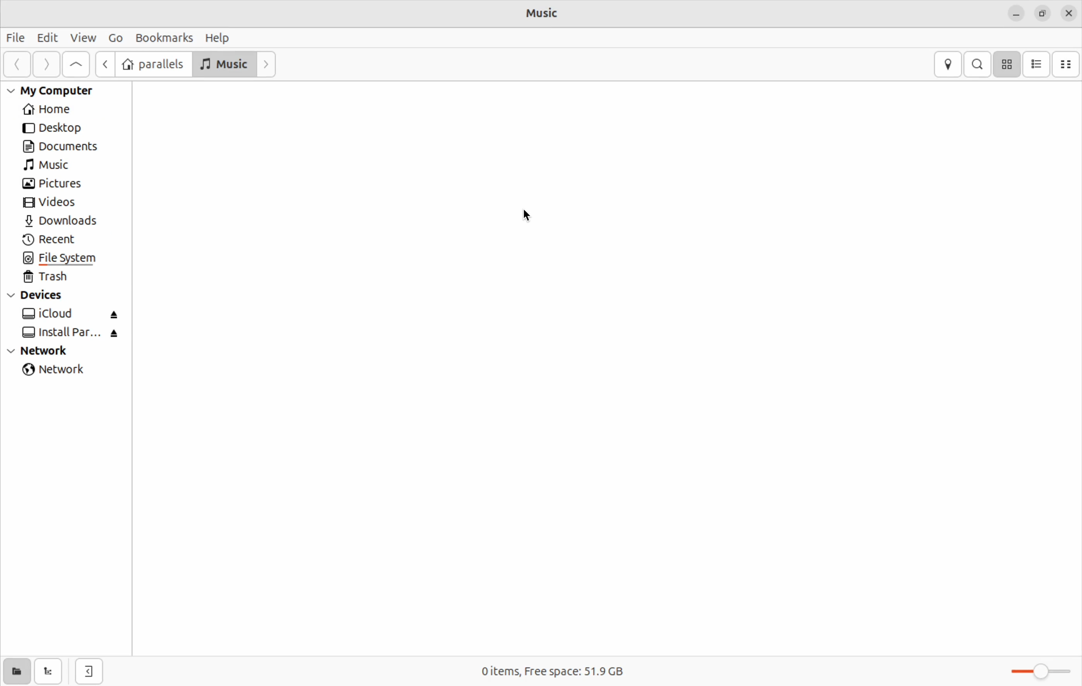 The height and width of the screenshot is (686, 1082). What do you see at coordinates (977, 65) in the screenshot?
I see `search` at bounding box center [977, 65].